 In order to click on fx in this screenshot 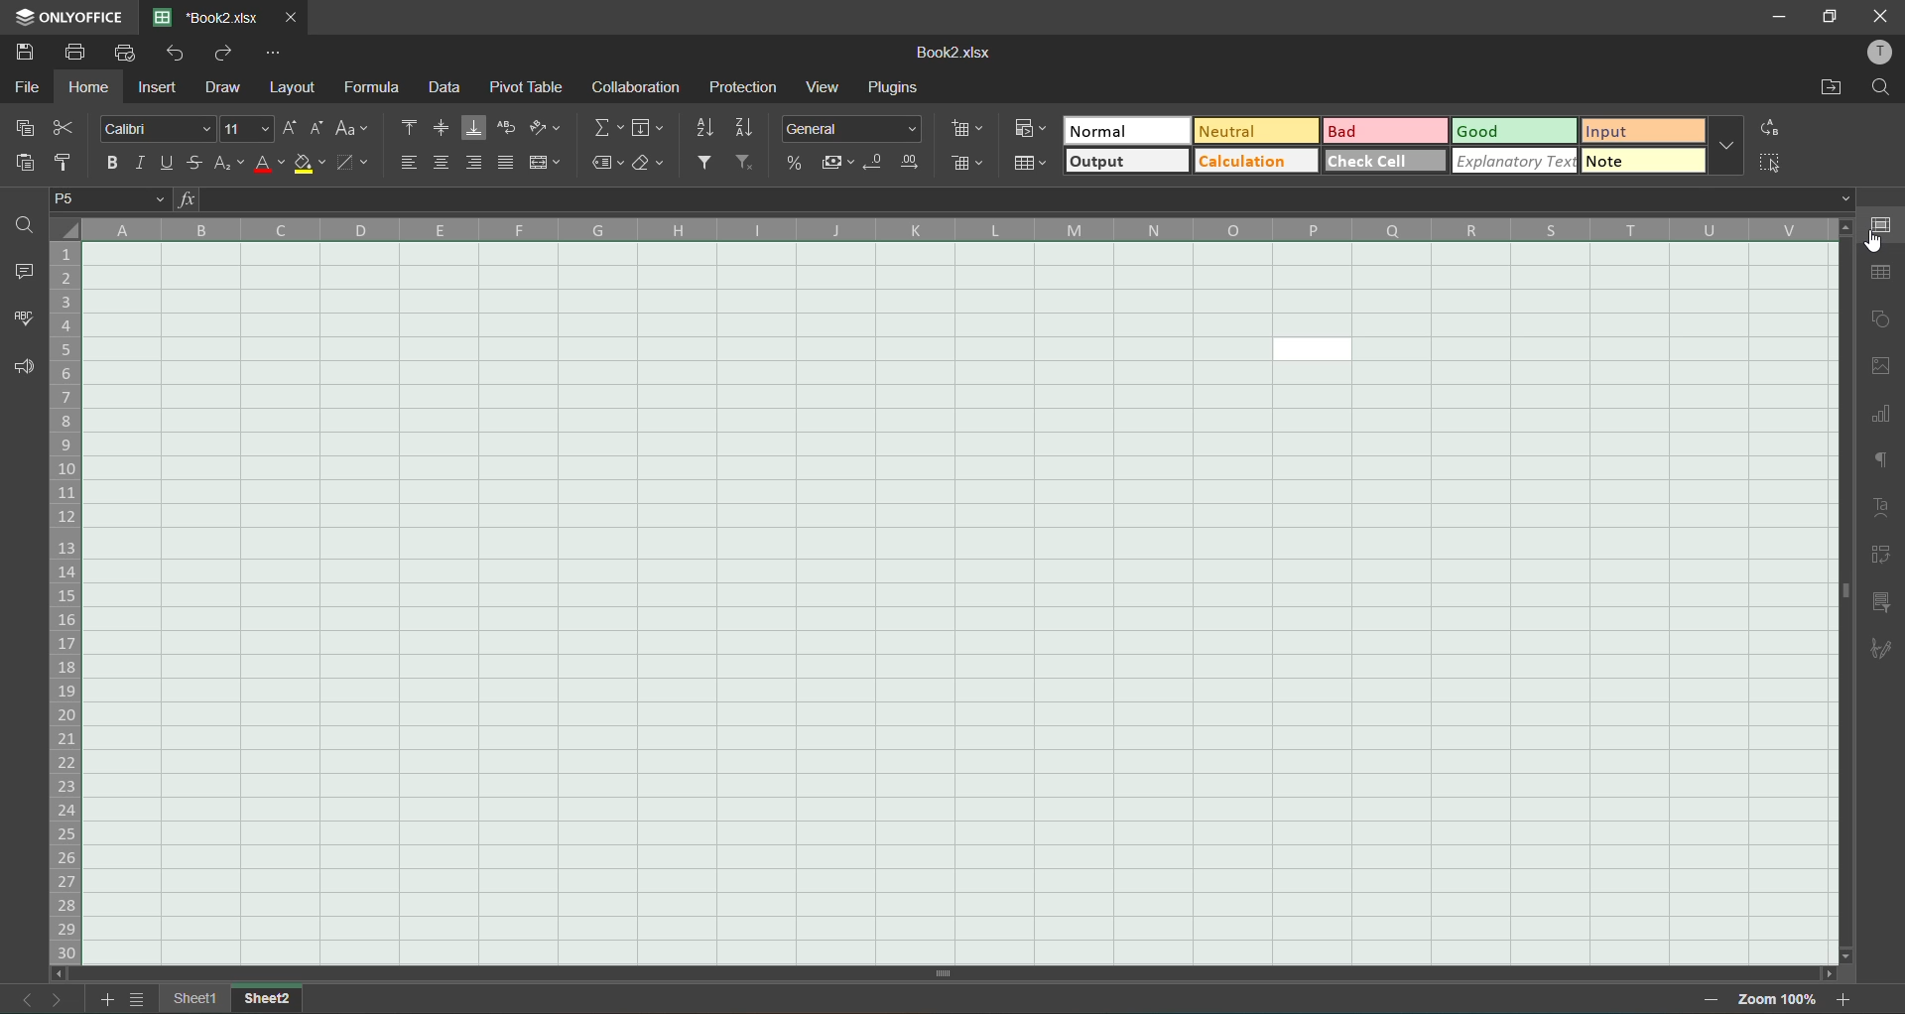, I will do `click(187, 197)`.